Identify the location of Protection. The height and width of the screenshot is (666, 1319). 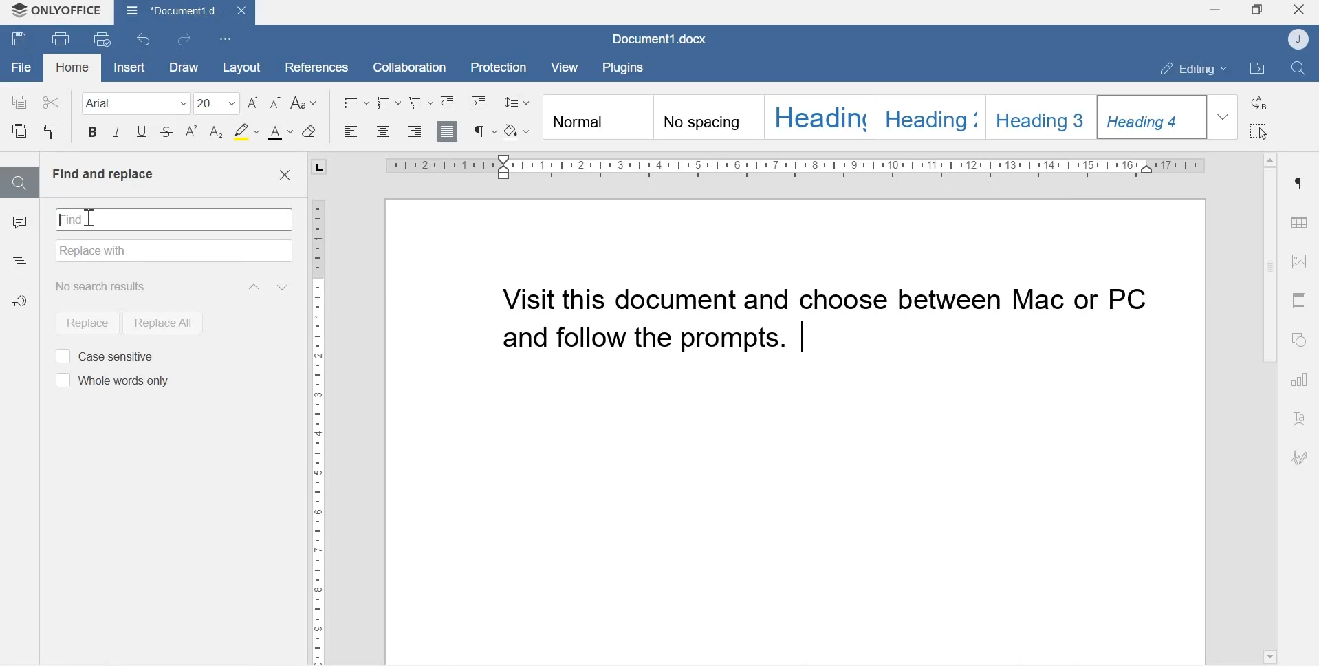
(500, 66).